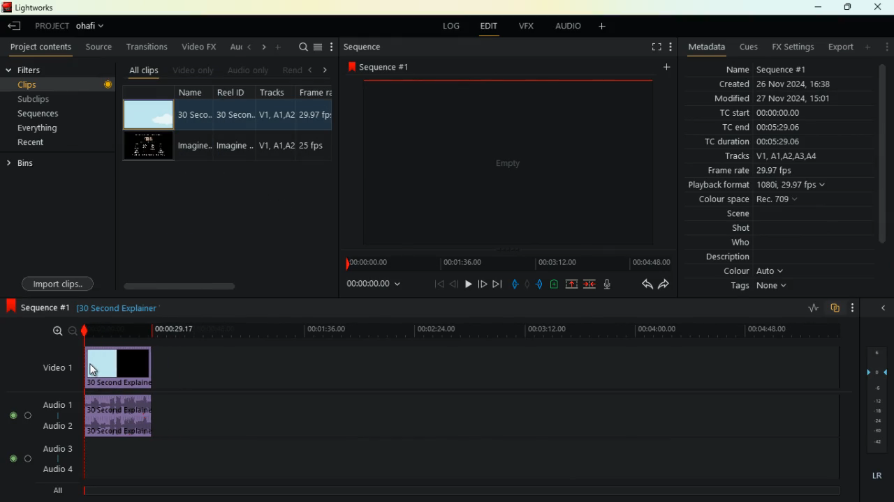  Describe the element at coordinates (28, 459) in the screenshot. I see `toggle` at that location.